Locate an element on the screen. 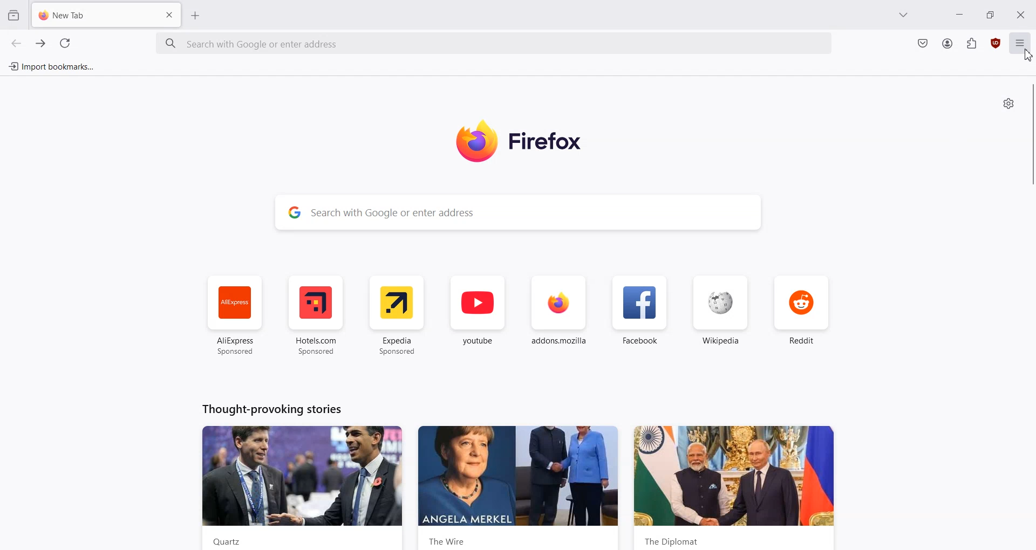  Personalize new Tab is located at coordinates (1008, 103).